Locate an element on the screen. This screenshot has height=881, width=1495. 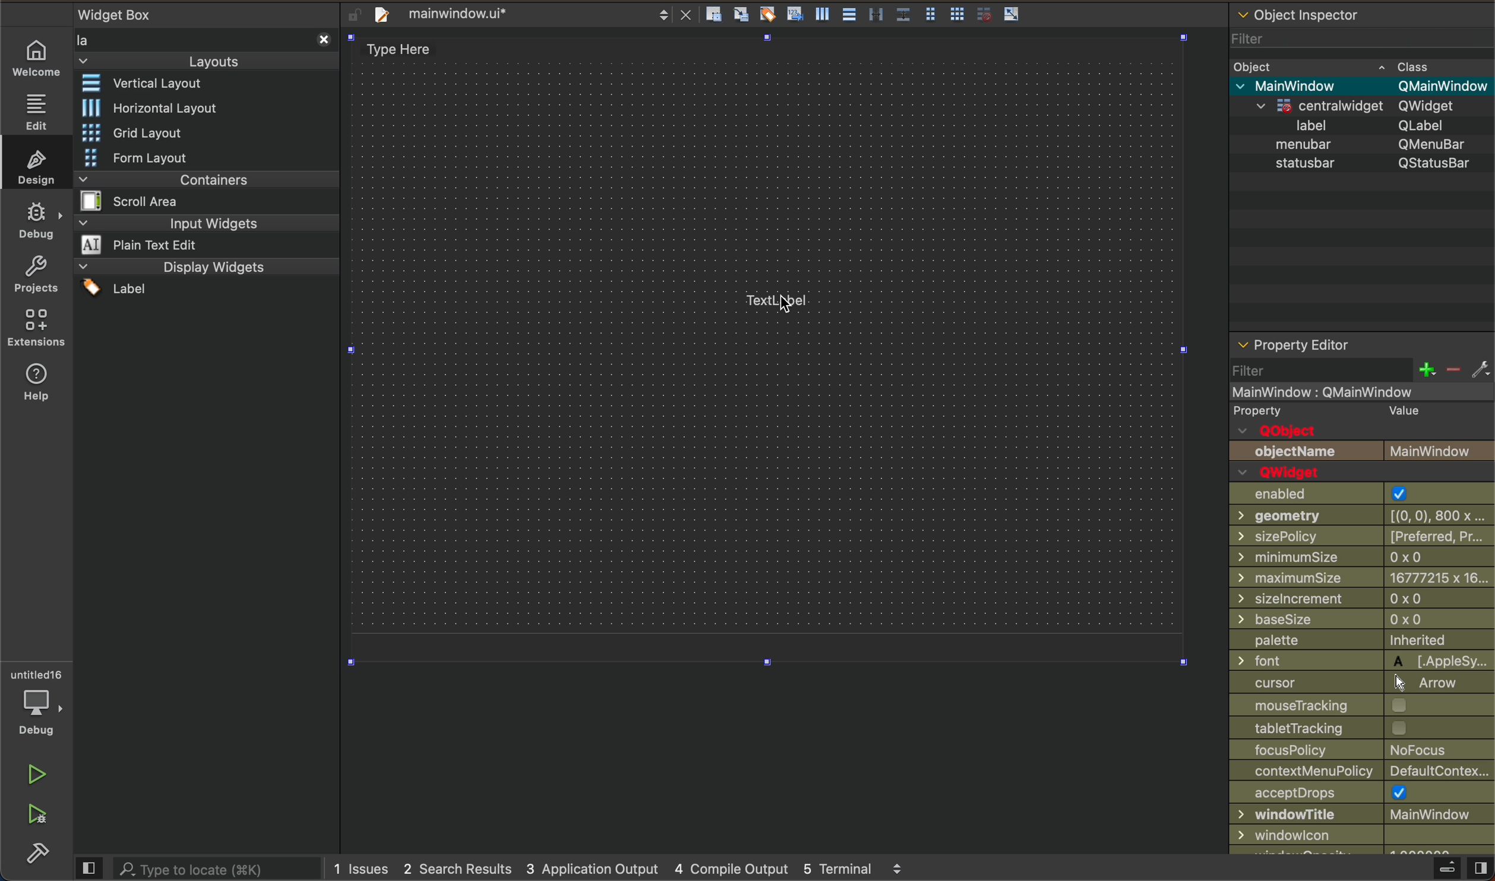
containers is located at coordinates (200, 199).